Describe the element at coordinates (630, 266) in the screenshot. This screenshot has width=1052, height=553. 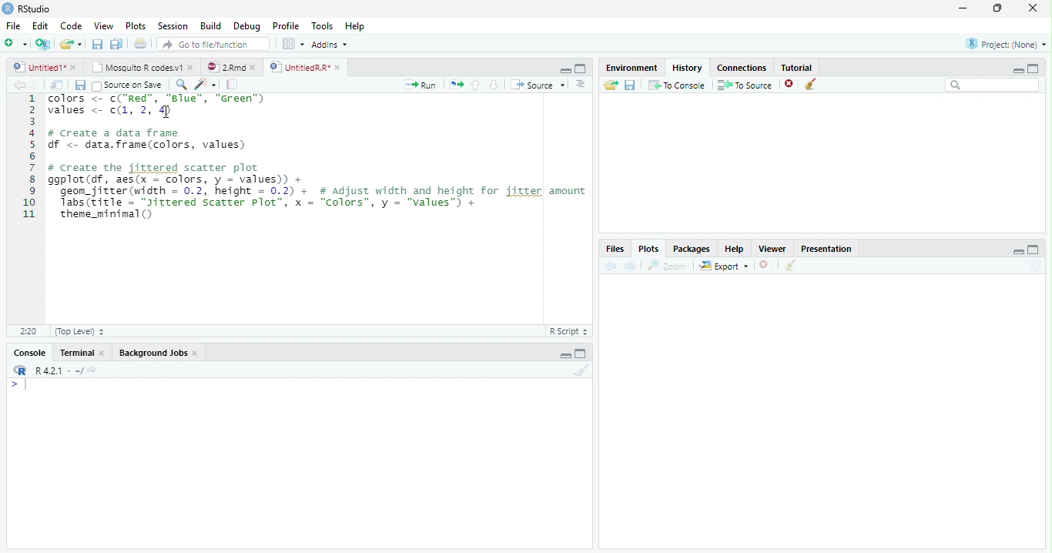
I see `Next plot` at that location.